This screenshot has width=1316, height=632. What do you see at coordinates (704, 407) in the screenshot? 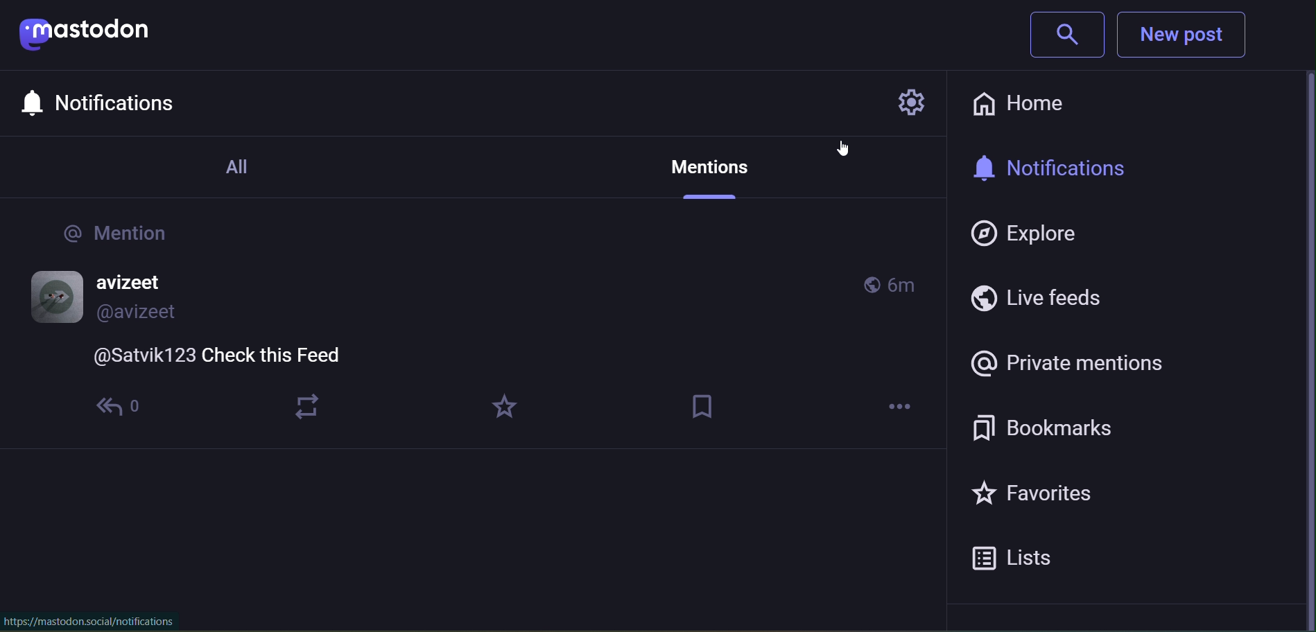
I see `bookmark` at bounding box center [704, 407].